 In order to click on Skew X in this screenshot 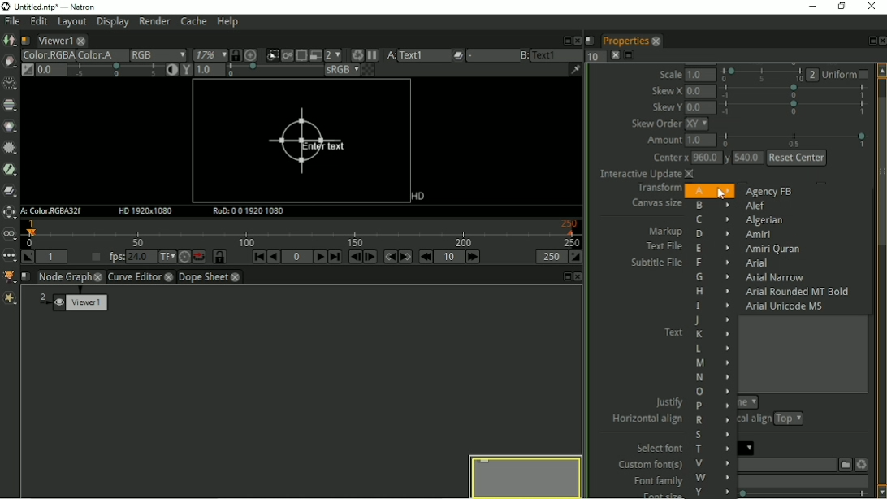, I will do `click(667, 90)`.